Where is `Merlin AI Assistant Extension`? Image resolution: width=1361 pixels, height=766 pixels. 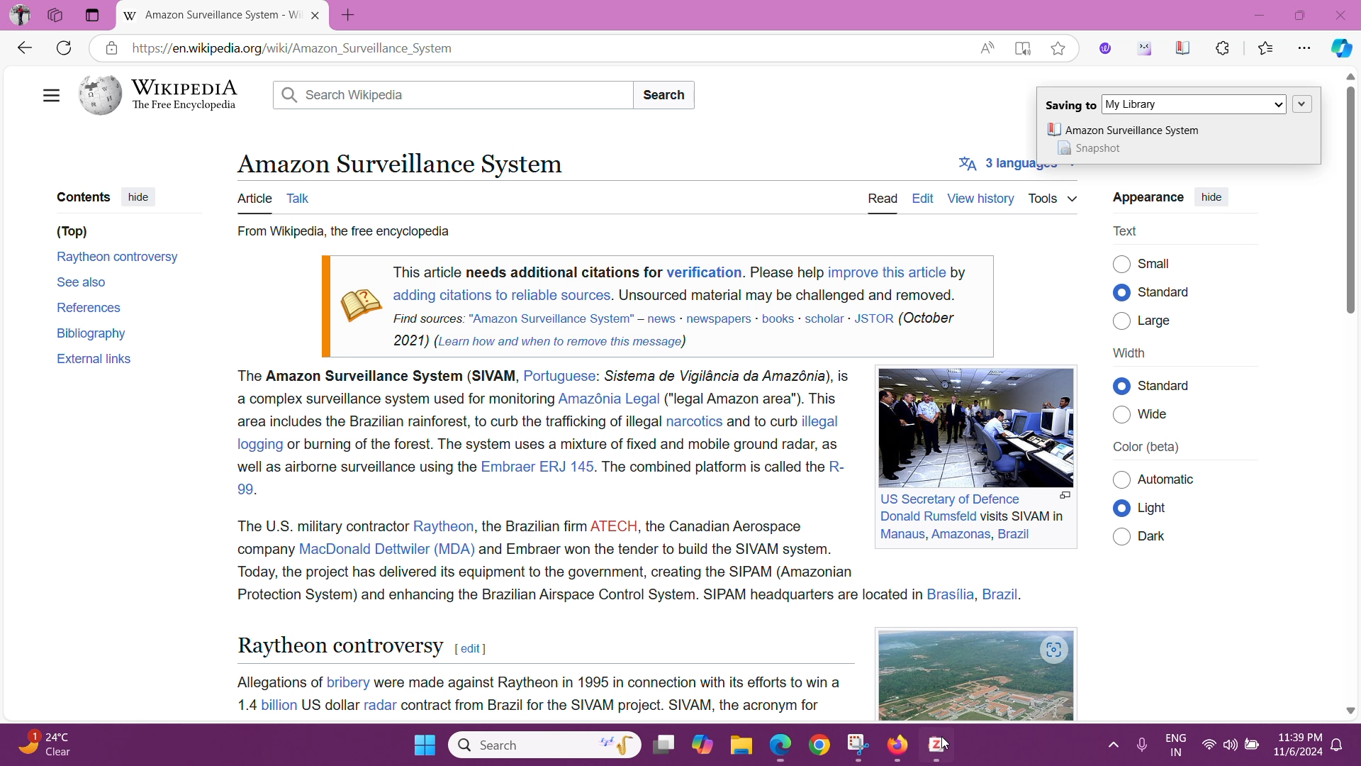
Merlin AI Assistant Extension is located at coordinates (1144, 48).